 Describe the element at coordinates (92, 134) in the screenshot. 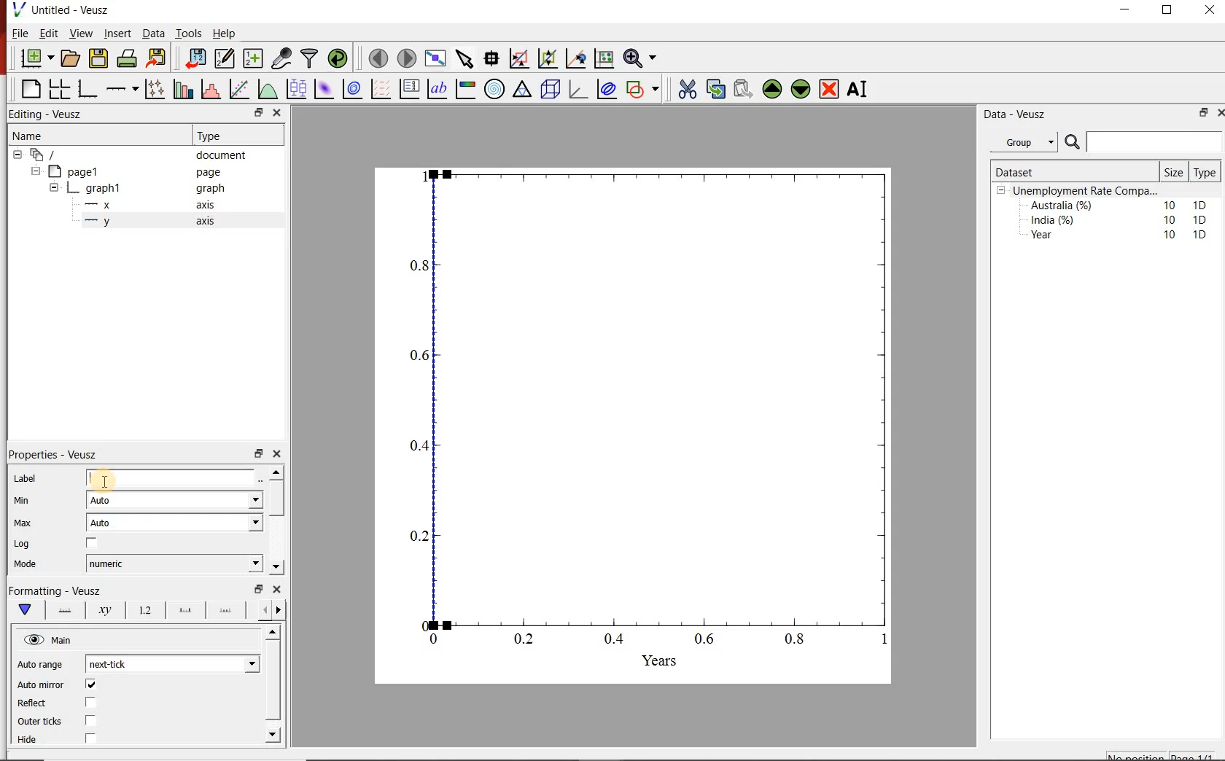

I see `Name` at that location.